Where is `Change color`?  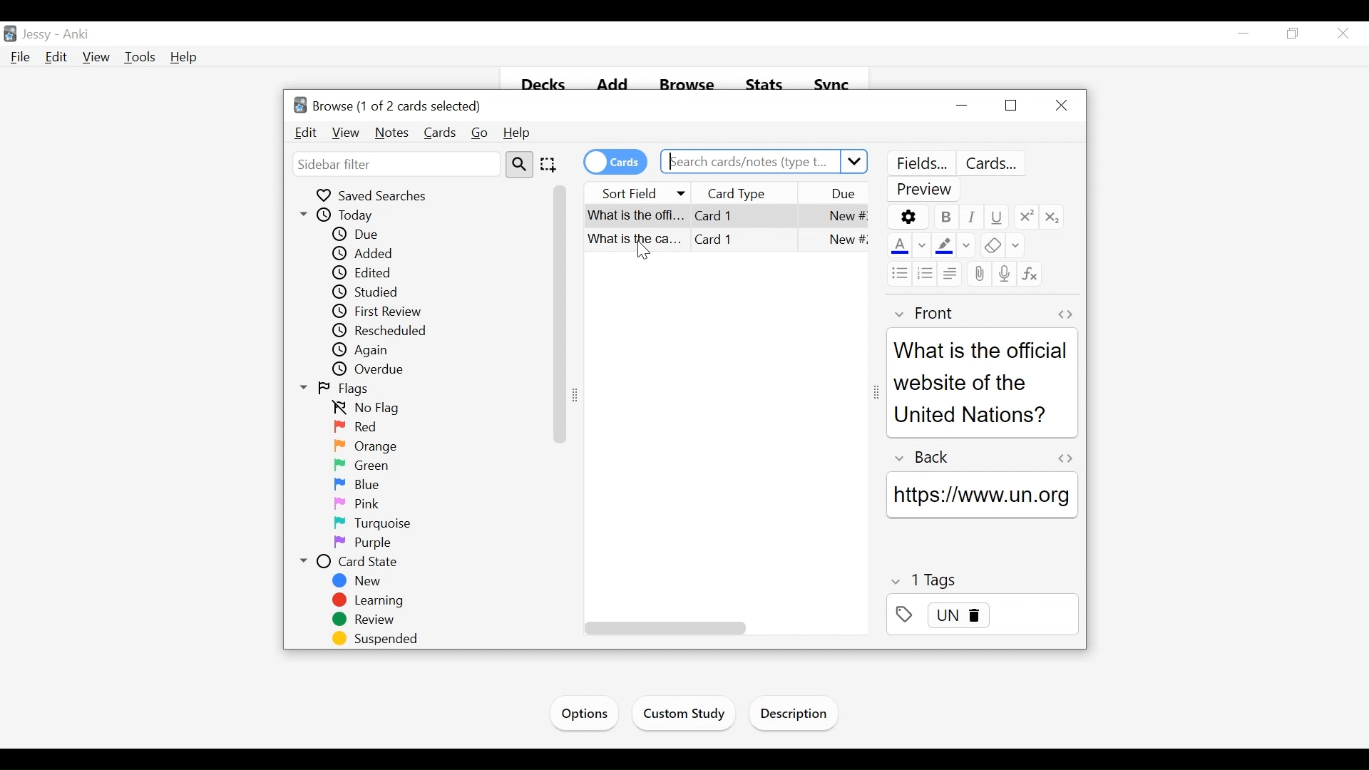
Change color is located at coordinates (922, 247).